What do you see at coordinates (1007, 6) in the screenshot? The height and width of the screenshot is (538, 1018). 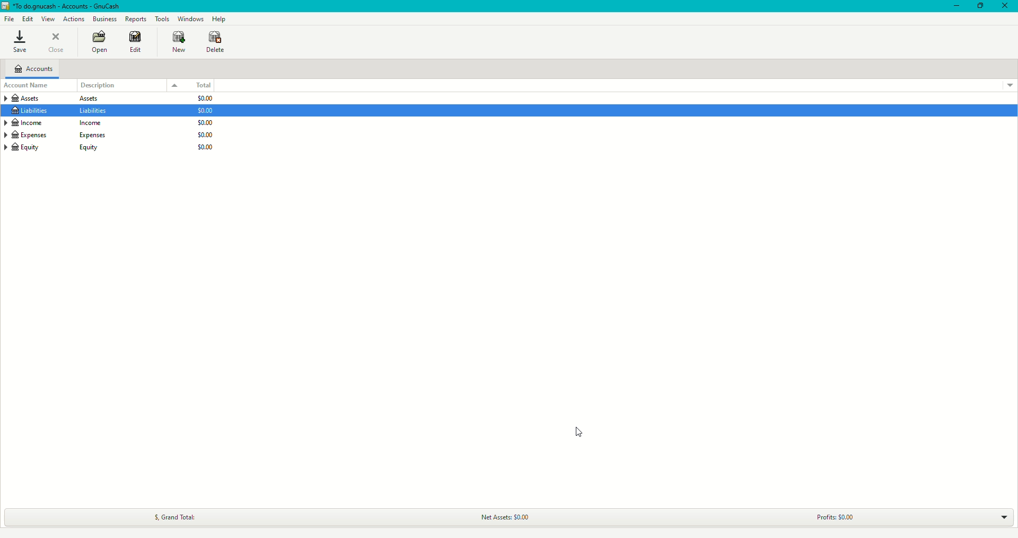 I see `Close` at bounding box center [1007, 6].